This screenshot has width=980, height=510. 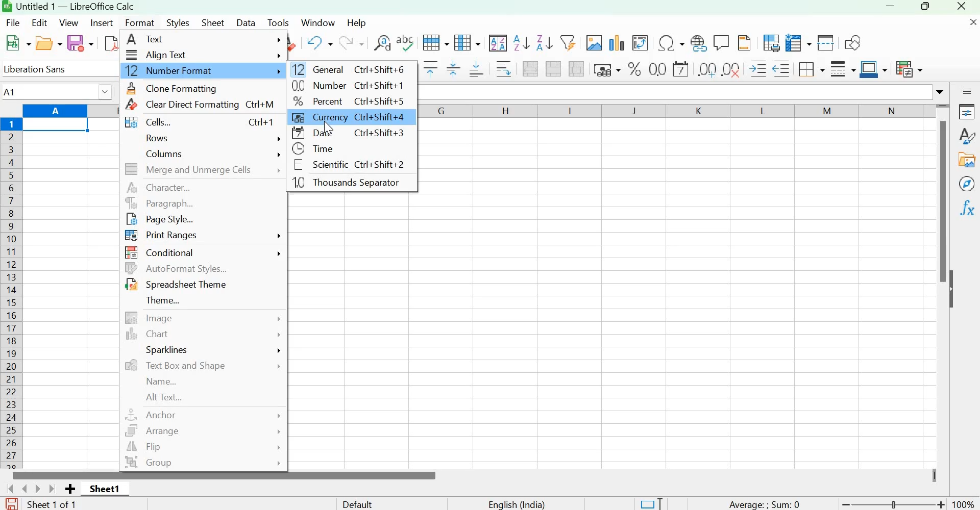 What do you see at coordinates (593, 42) in the screenshot?
I see `Insert image` at bounding box center [593, 42].